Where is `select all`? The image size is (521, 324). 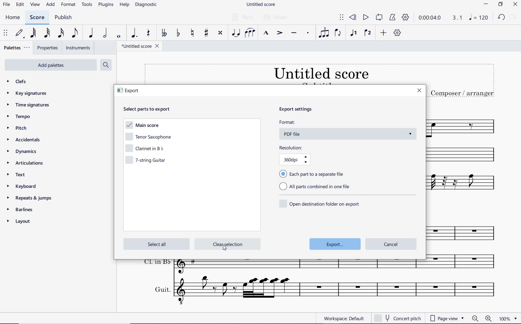 select all is located at coordinates (155, 244).